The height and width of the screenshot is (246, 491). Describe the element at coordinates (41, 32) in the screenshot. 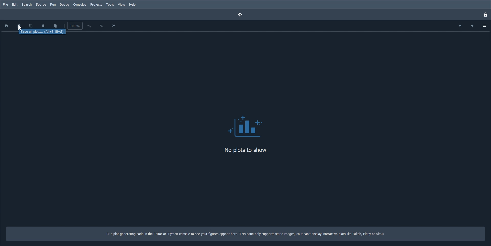

I see `Save all plots. (Alt+Shift+S)` at that location.